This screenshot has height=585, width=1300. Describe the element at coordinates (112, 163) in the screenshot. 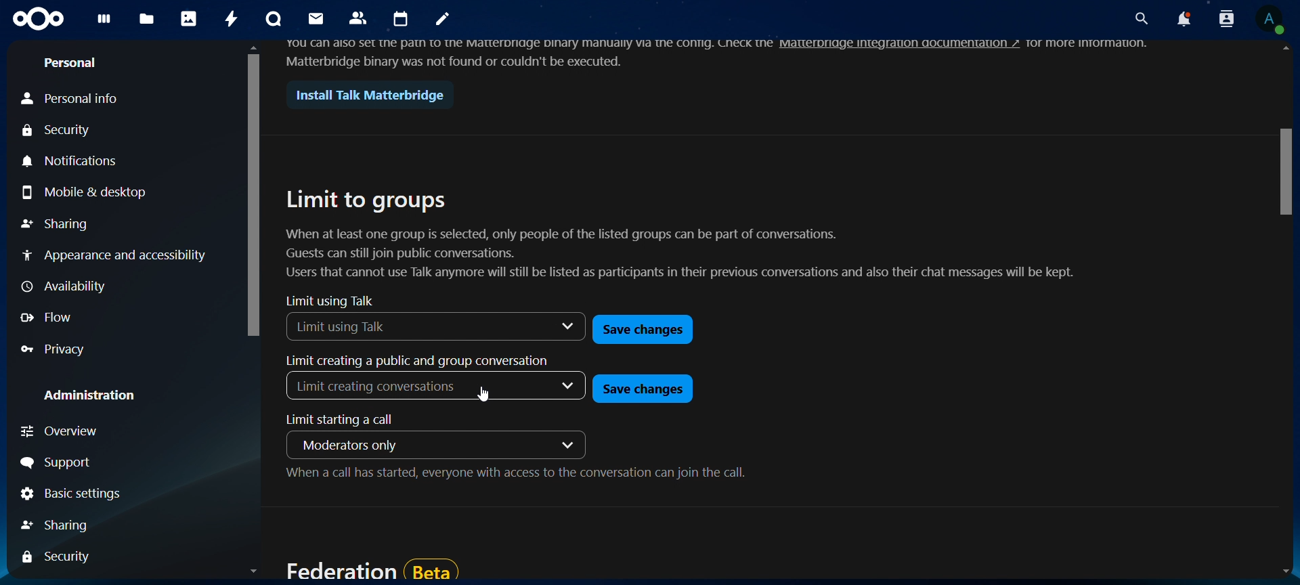

I see `Notifications` at that location.